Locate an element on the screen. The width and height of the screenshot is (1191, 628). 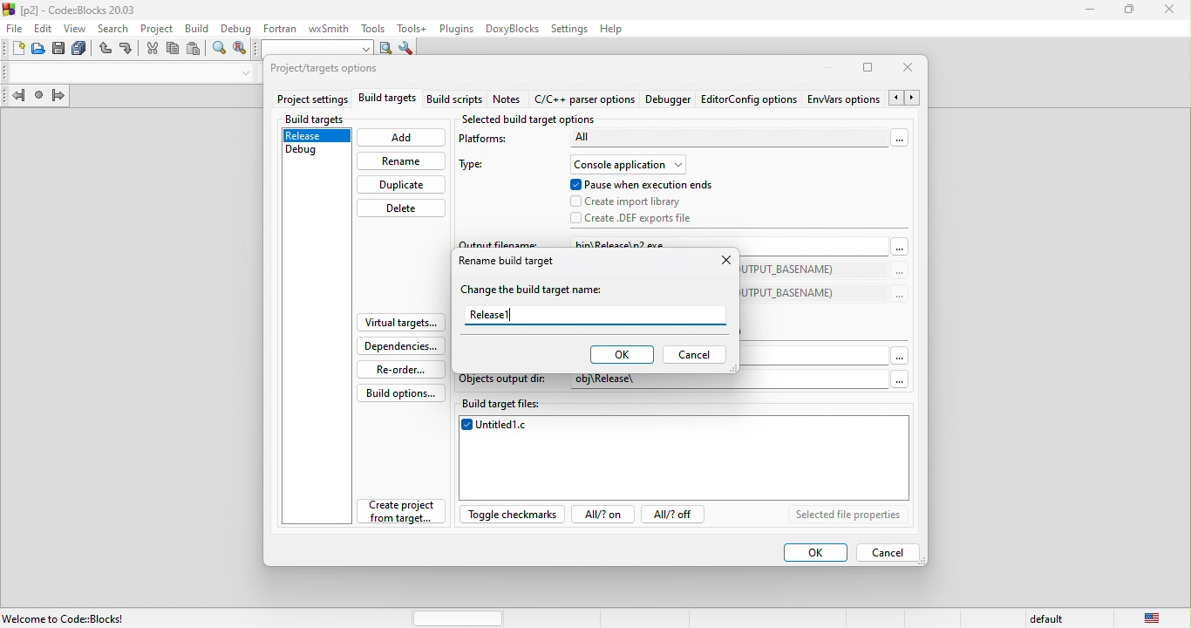
cut is located at coordinates (151, 49).